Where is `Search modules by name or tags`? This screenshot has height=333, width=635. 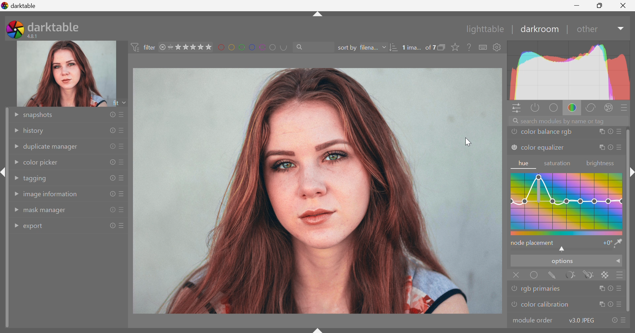
Search modules by name or tags is located at coordinates (570, 121).